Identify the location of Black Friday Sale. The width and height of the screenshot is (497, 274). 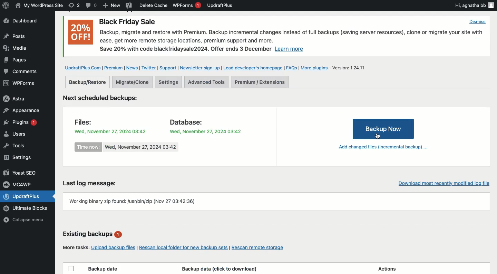
(128, 22).